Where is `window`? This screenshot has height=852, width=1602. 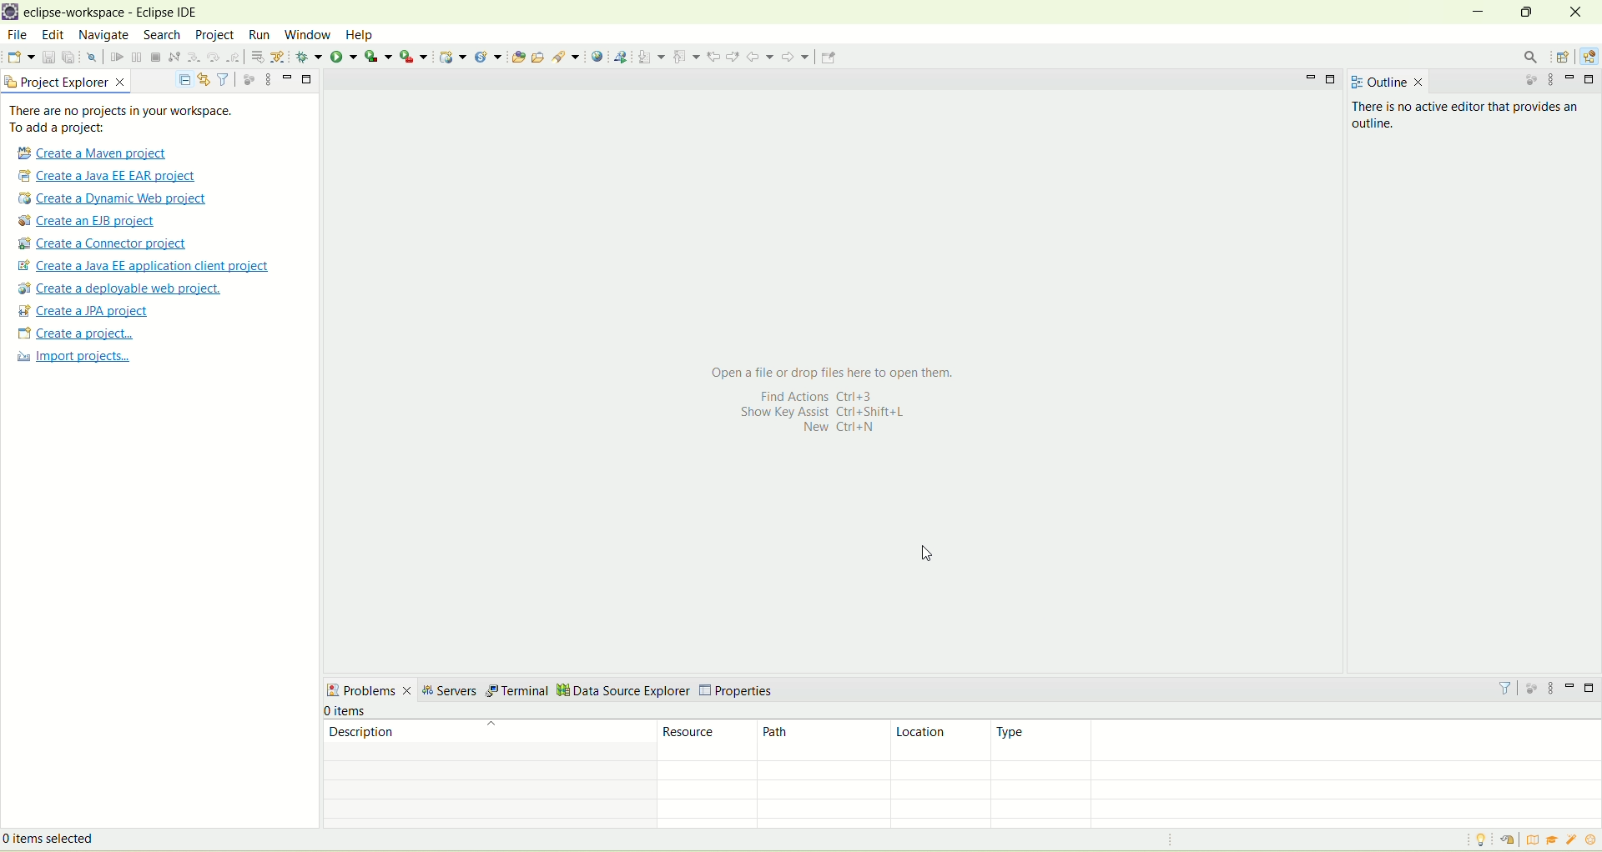
window is located at coordinates (307, 36).